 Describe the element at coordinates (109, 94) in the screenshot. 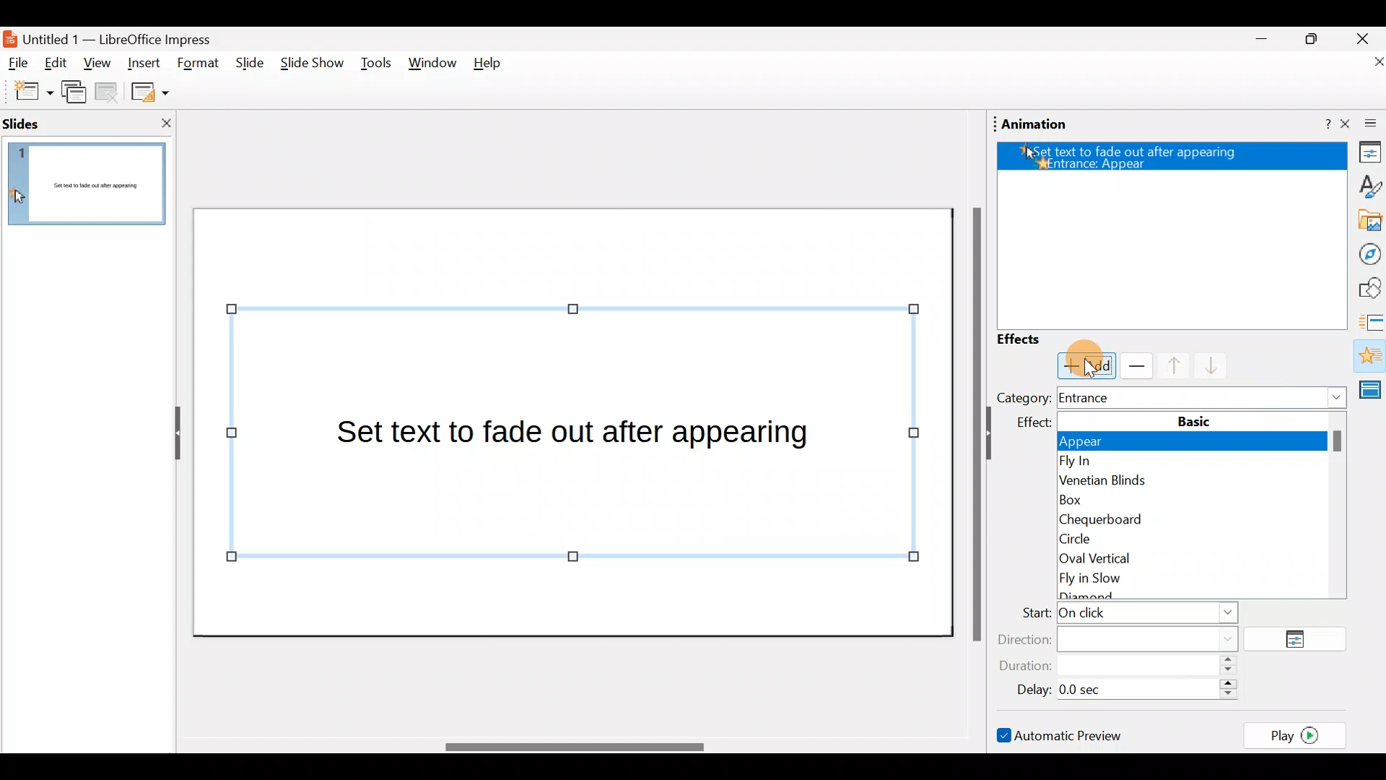

I see `Delete slide` at that location.